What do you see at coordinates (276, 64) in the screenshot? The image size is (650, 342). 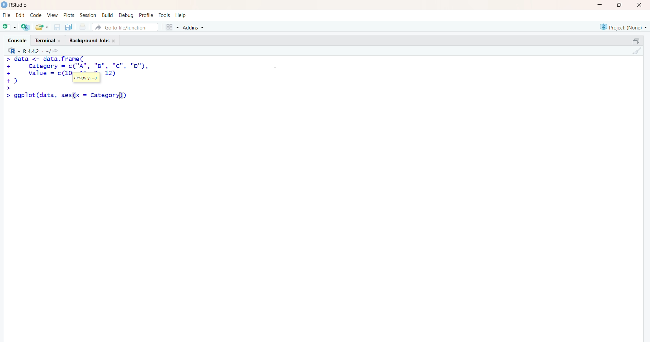 I see `Cursor` at bounding box center [276, 64].